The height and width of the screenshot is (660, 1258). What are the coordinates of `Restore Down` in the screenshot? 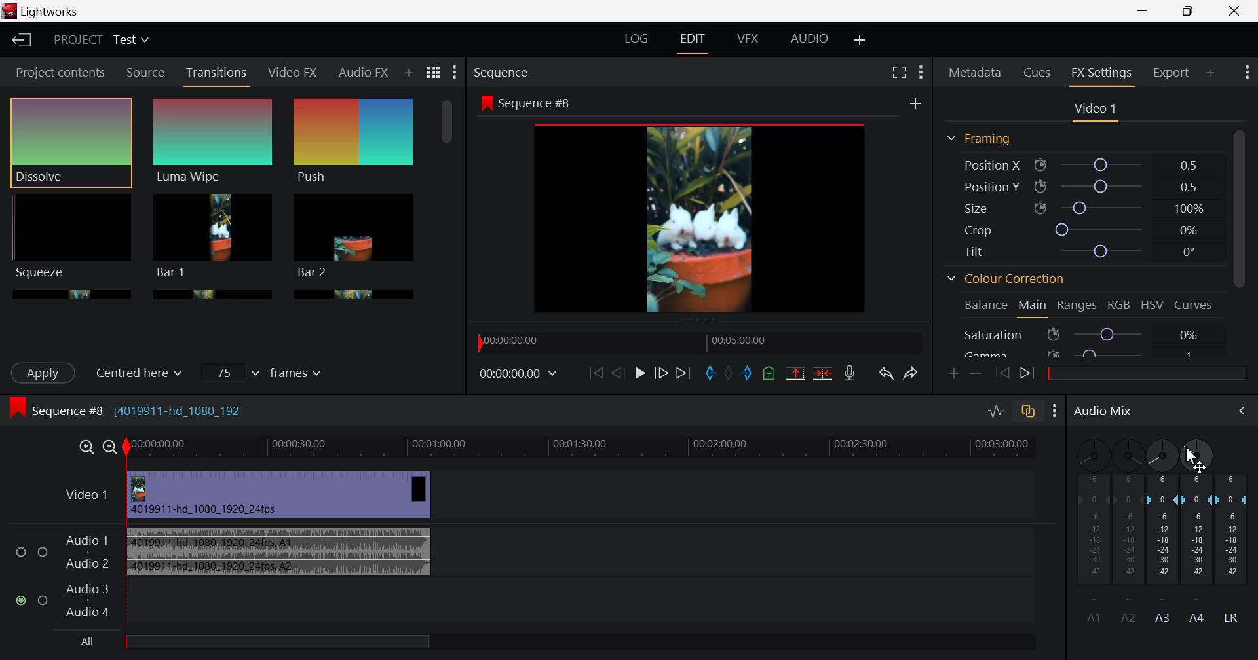 It's located at (1143, 12).